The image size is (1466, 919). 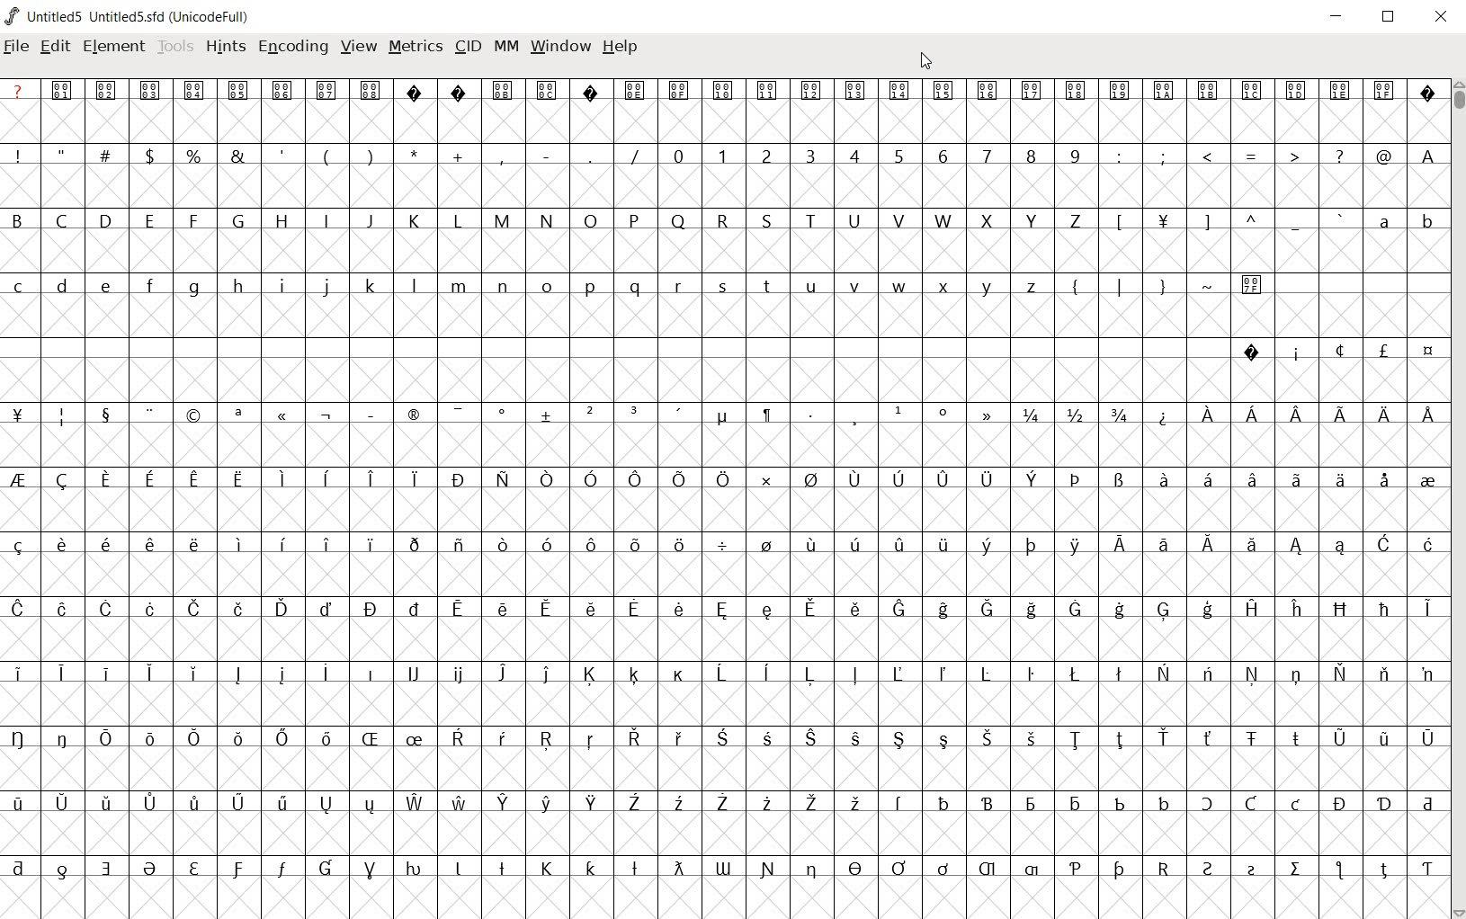 What do you see at coordinates (1457, 498) in the screenshot?
I see `SCROLLBAR` at bounding box center [1457, 498].